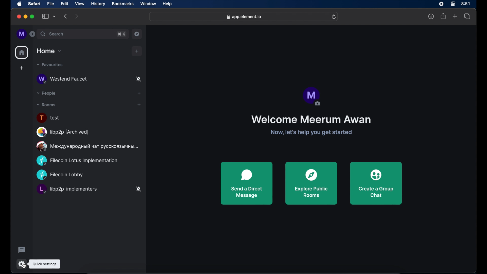 This screenshot has height=274, width=487. What do you see at coordinates (26, 16) in the screenshot?
I see `minimize` at bounding box center [26, 16].